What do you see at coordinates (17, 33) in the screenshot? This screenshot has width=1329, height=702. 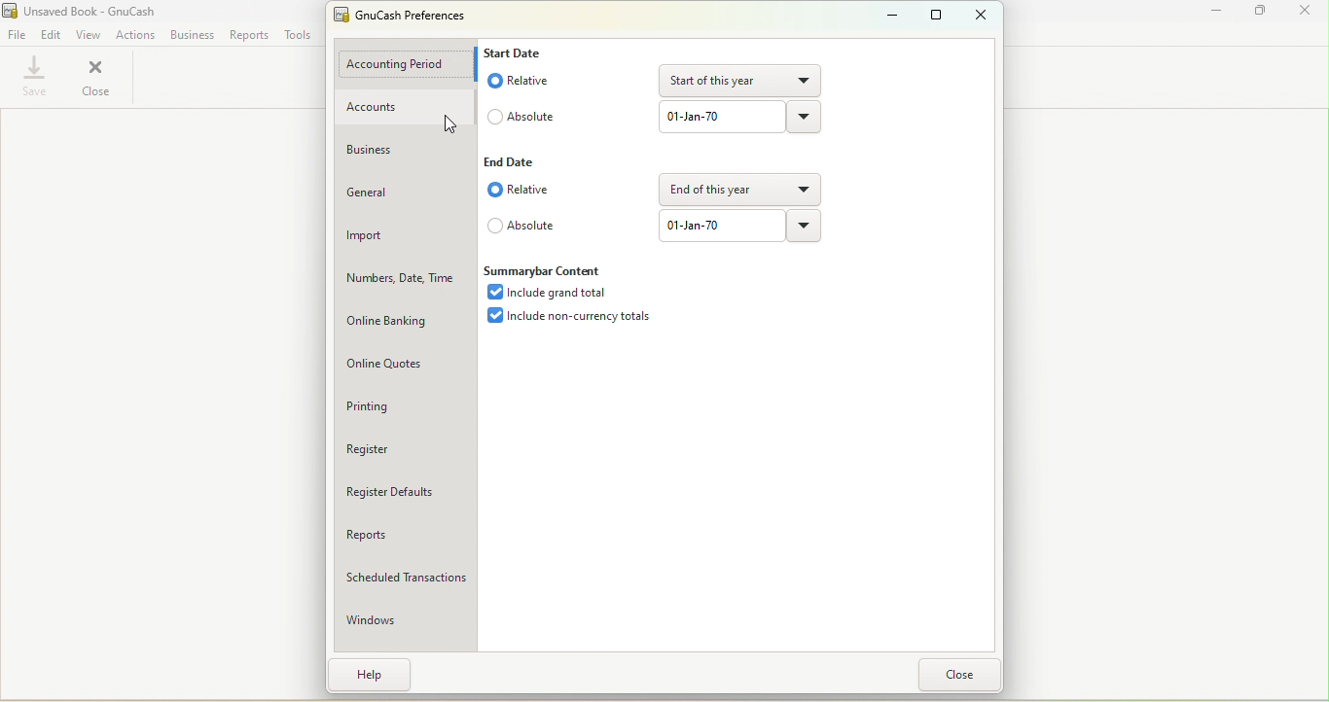 I see `File` at bounding box center [17, 33].